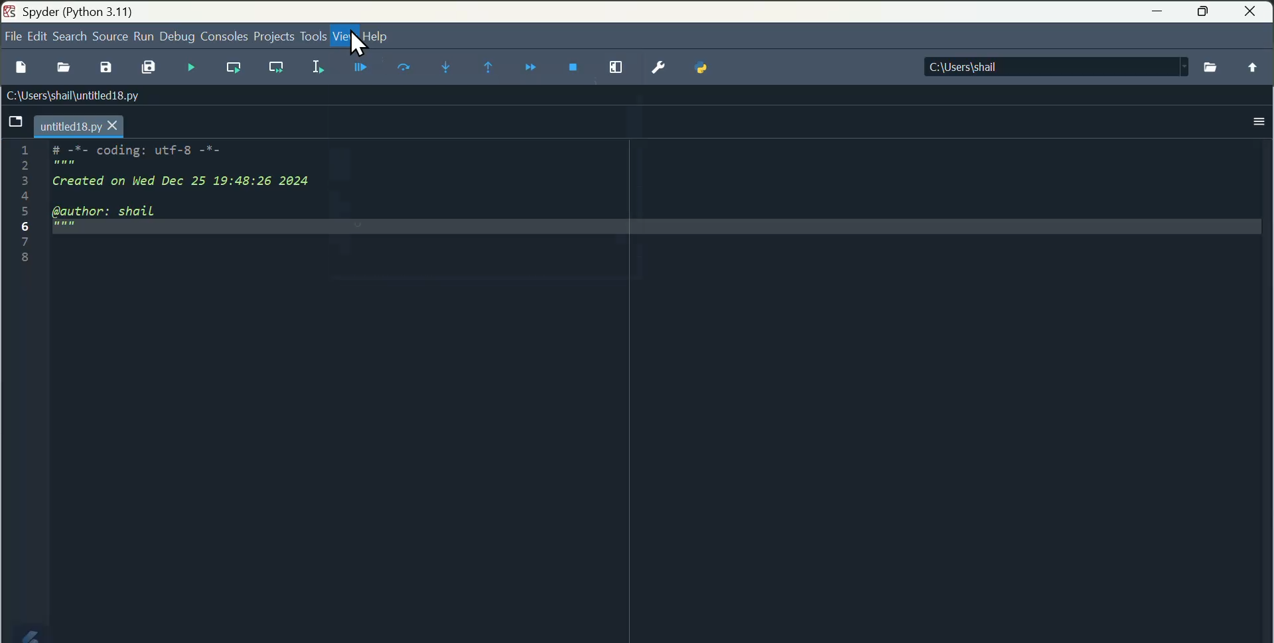  What do you see at coordinates (224, 34) in the screenshot?
I see `Console` at bounding box center [224, 34].